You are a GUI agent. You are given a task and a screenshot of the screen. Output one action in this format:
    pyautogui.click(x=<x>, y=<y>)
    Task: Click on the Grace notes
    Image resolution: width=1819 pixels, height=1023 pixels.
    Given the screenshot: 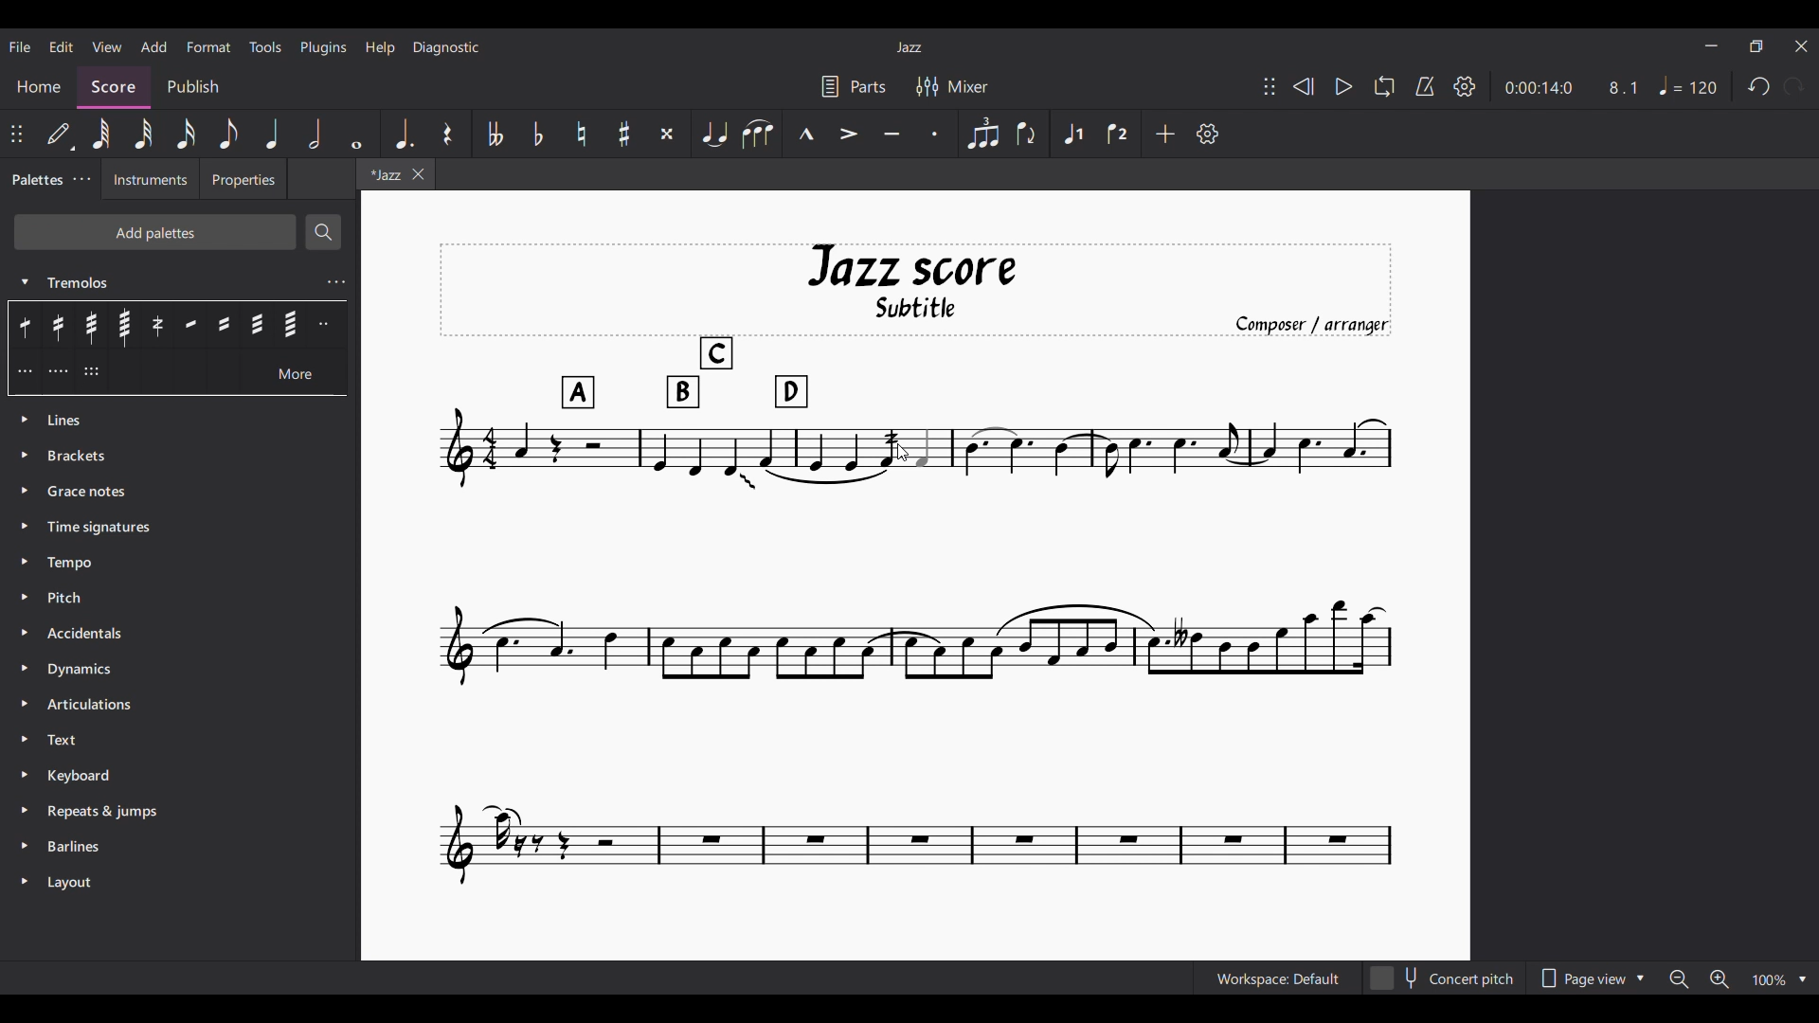 What is the action you would take?
    pyautogui.click(x=182, y=493)
    